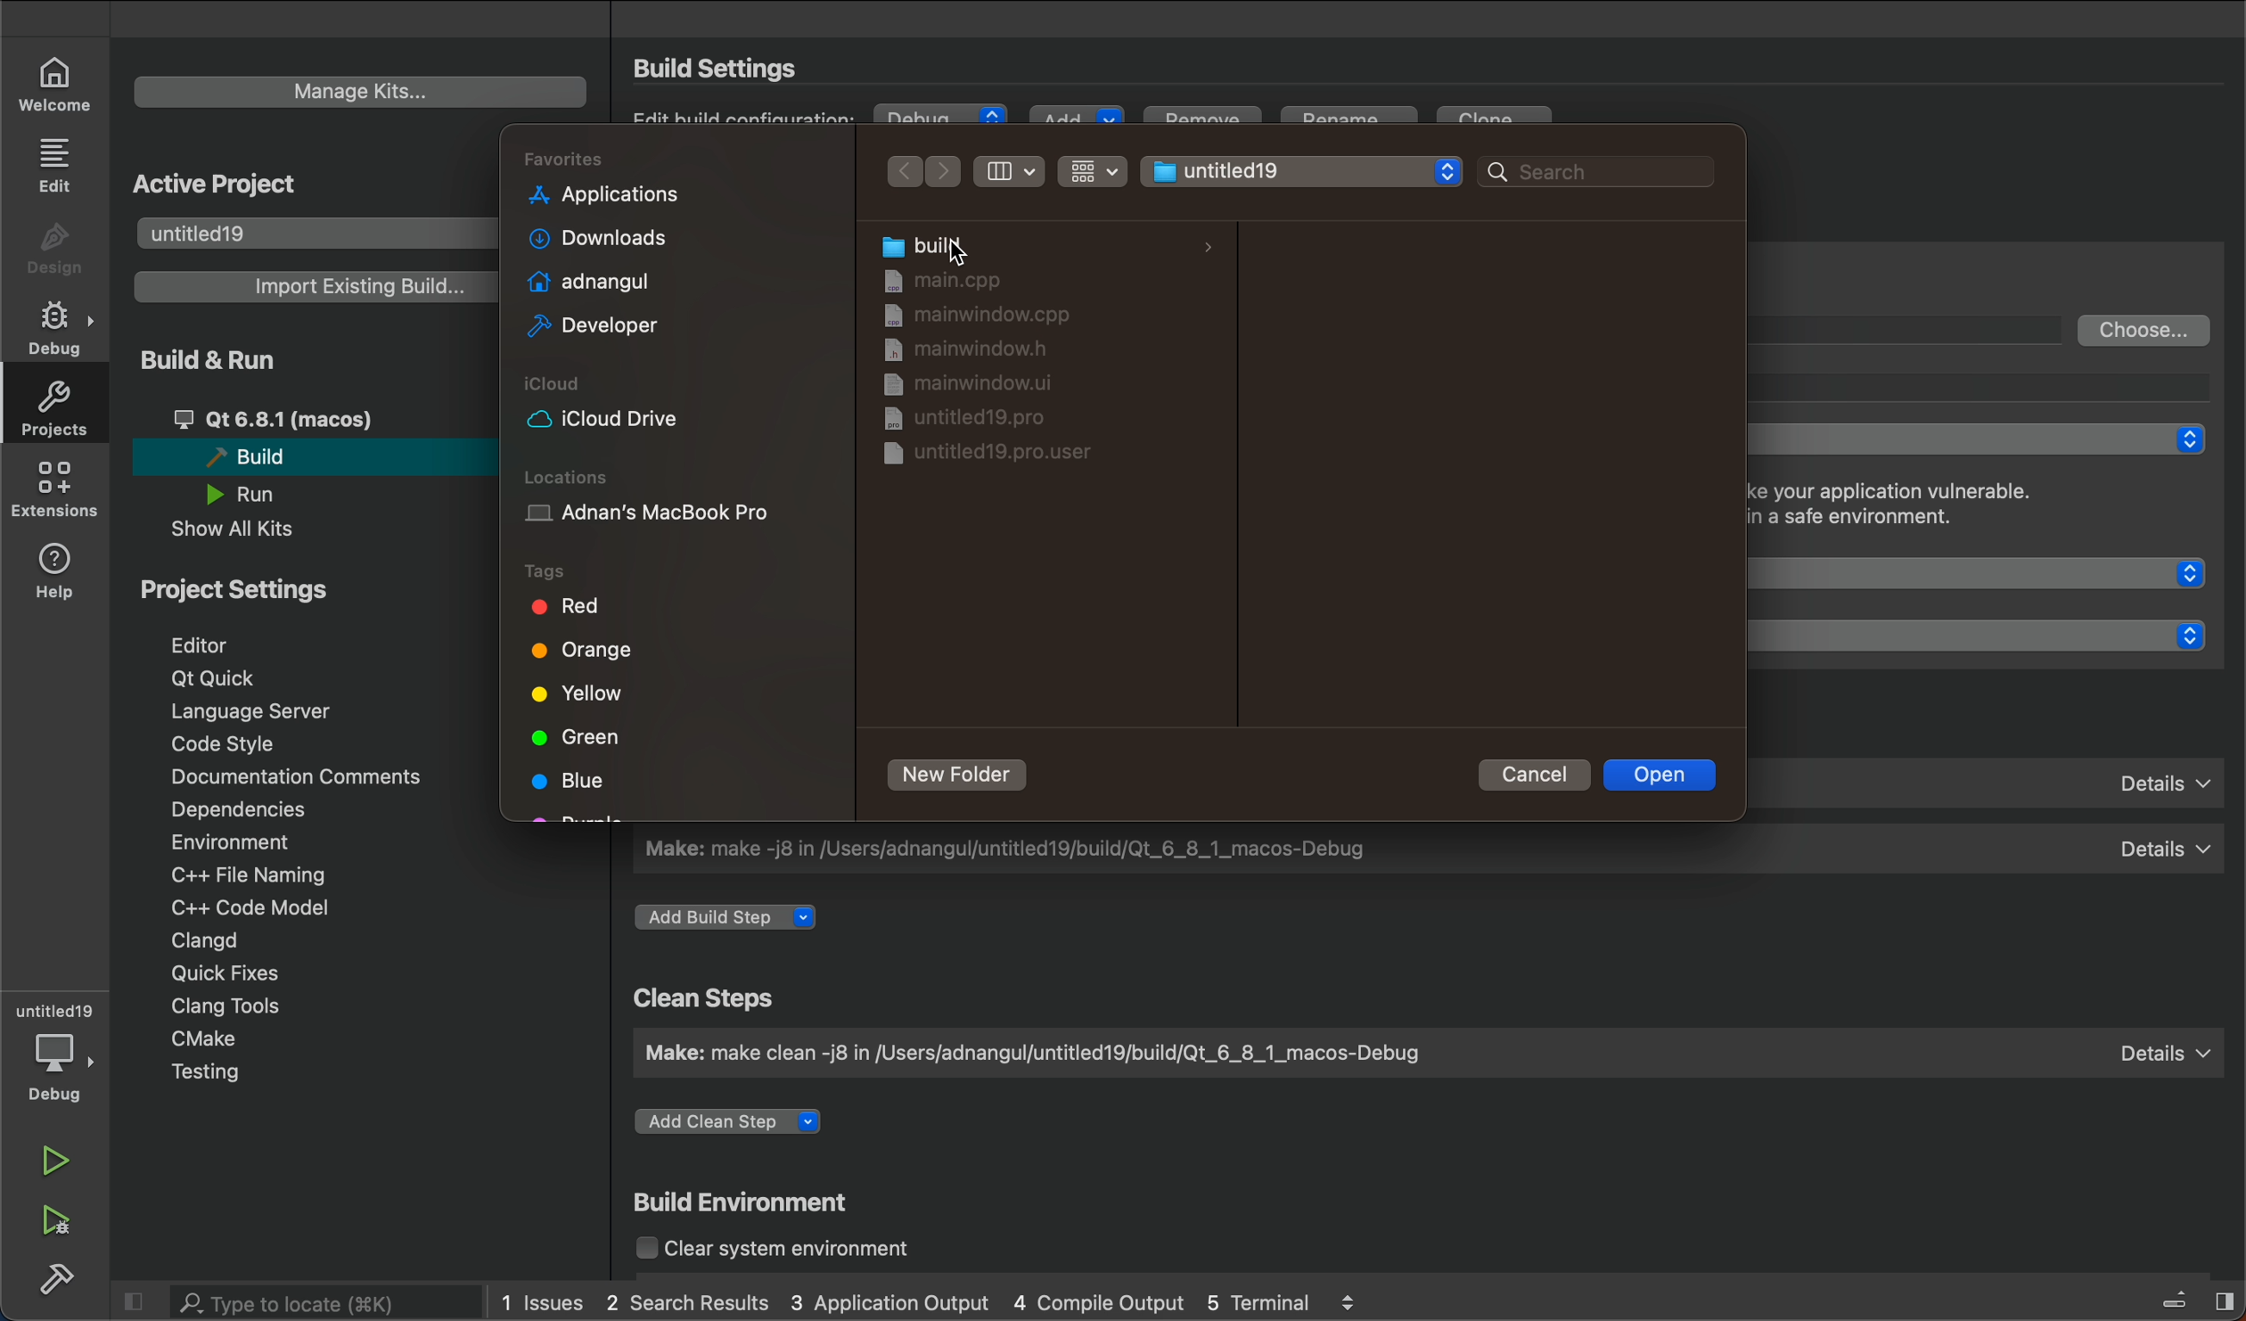  I want to click on make, so click(1428, 849).